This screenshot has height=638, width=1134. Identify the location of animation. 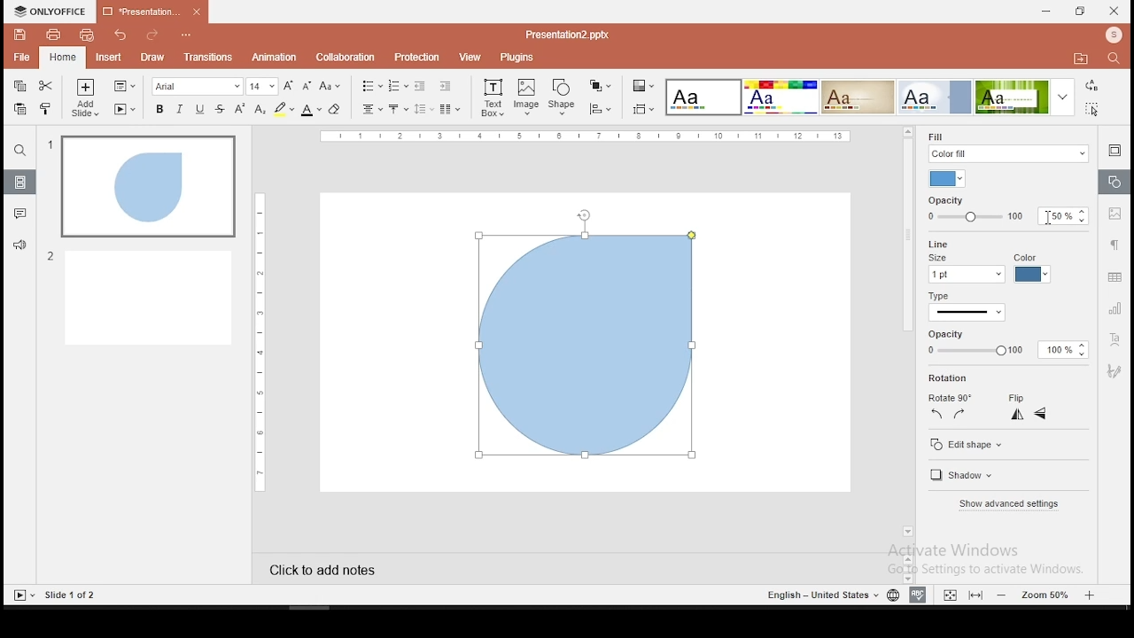
(276, 57).